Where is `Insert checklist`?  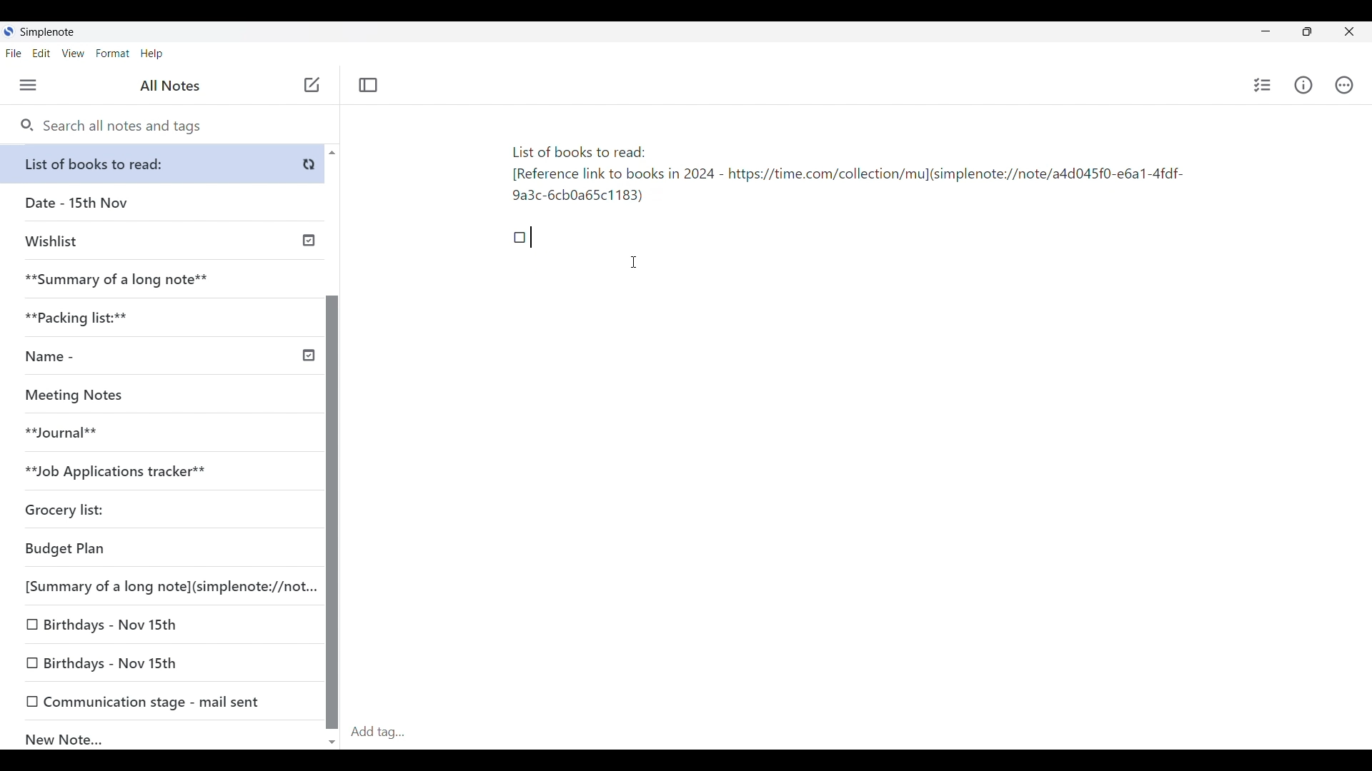 Insert checklist is located at coordinates (1263, 85).